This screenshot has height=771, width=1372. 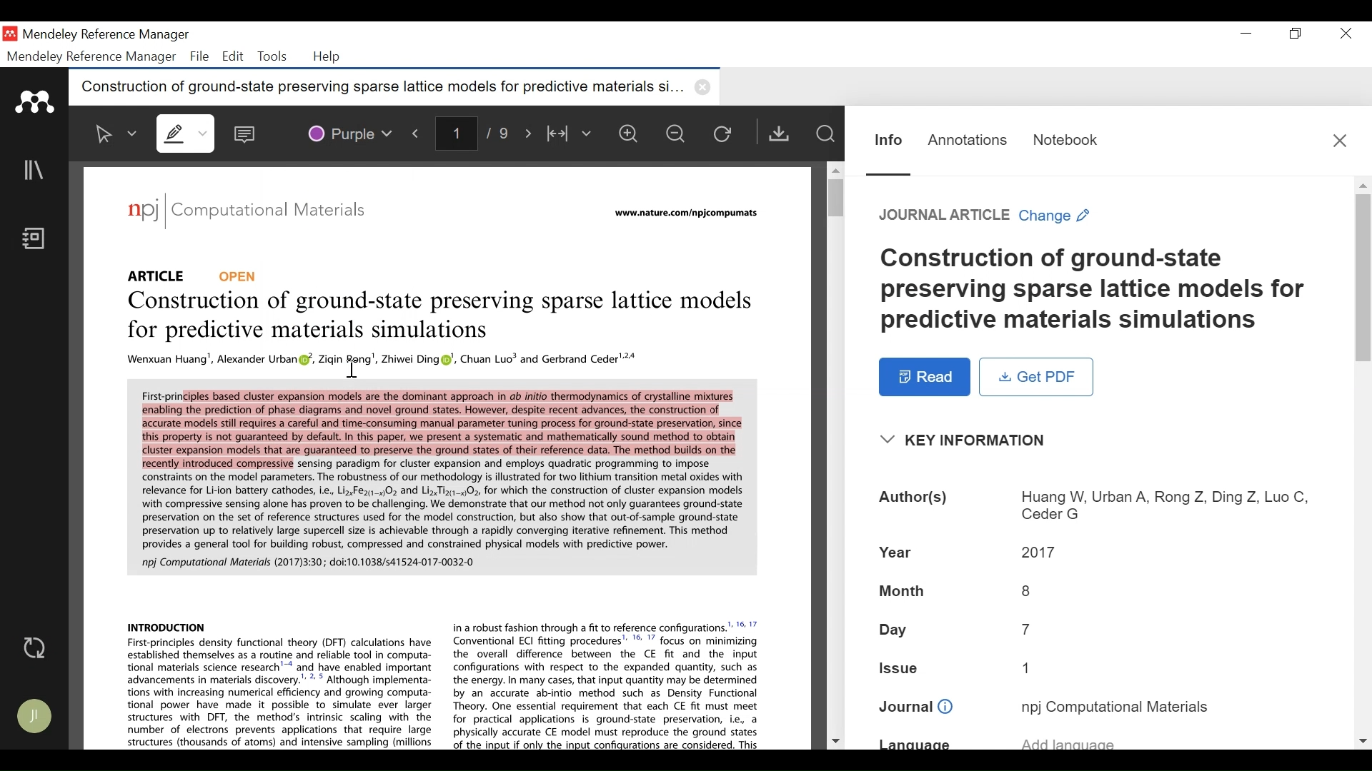 I want to click on Highlight text, so click(x=186, y=133).